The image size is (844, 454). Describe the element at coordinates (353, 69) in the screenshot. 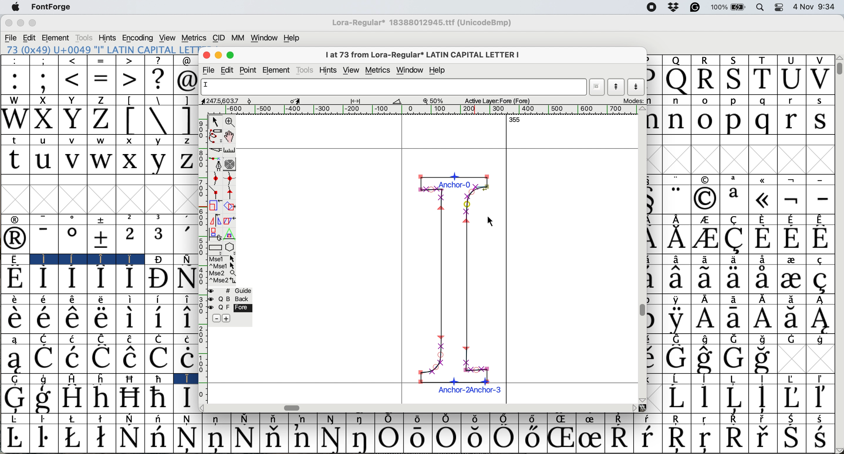

I see `view` at that location.